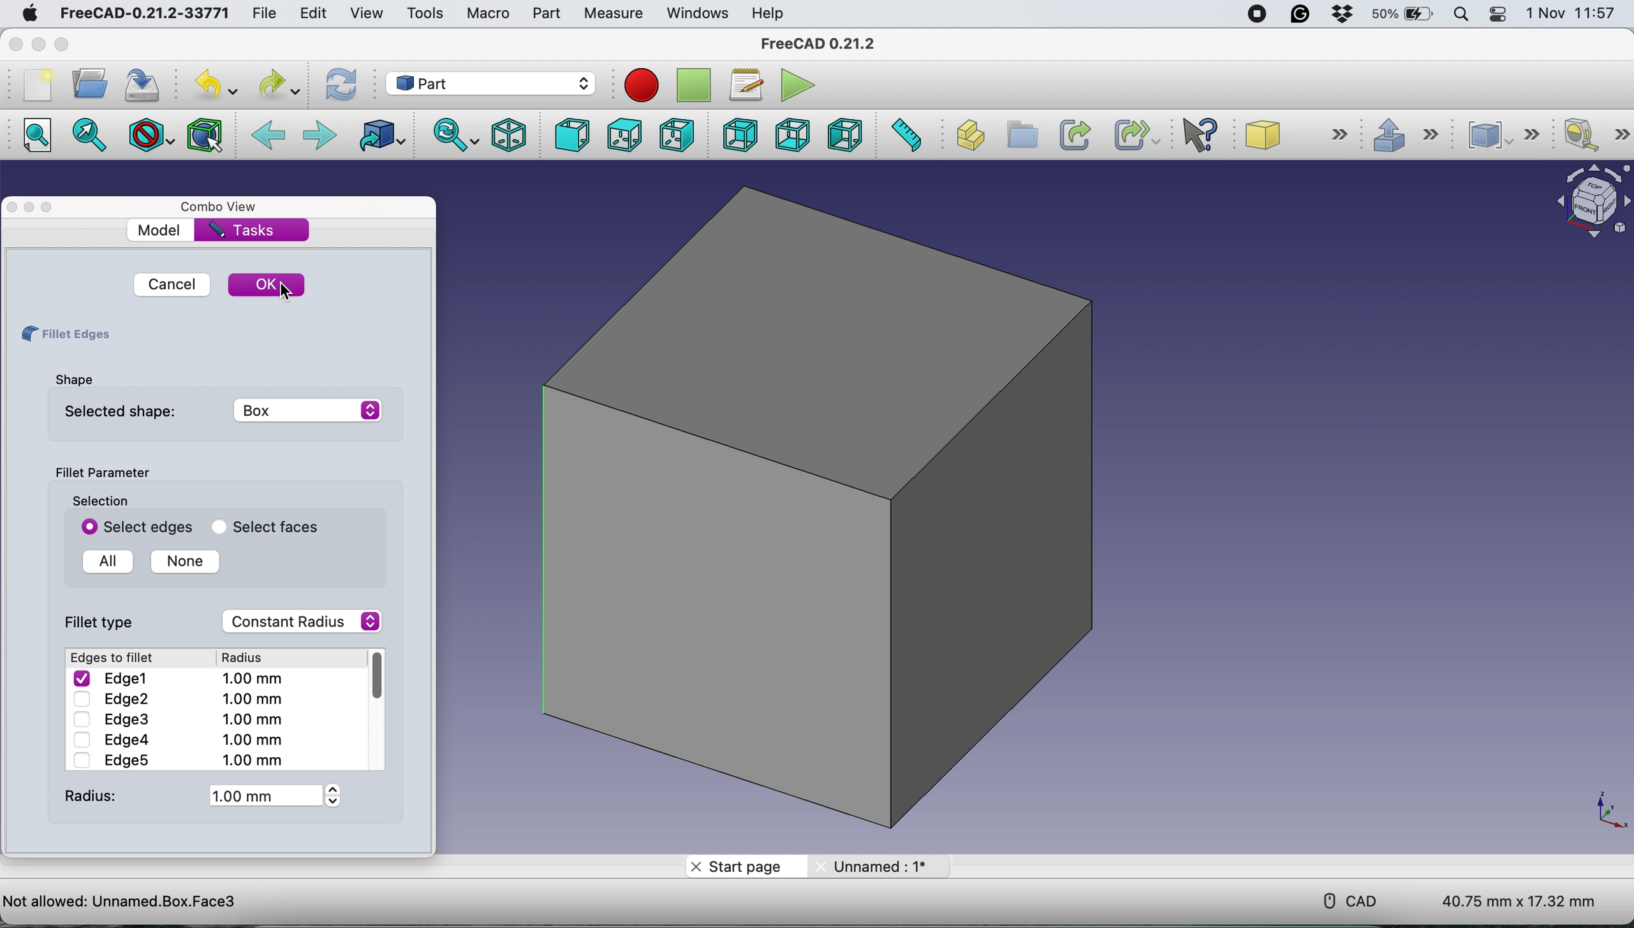 This screenshot has width=1634, height=928. I want to click on All, so click(103, 562).